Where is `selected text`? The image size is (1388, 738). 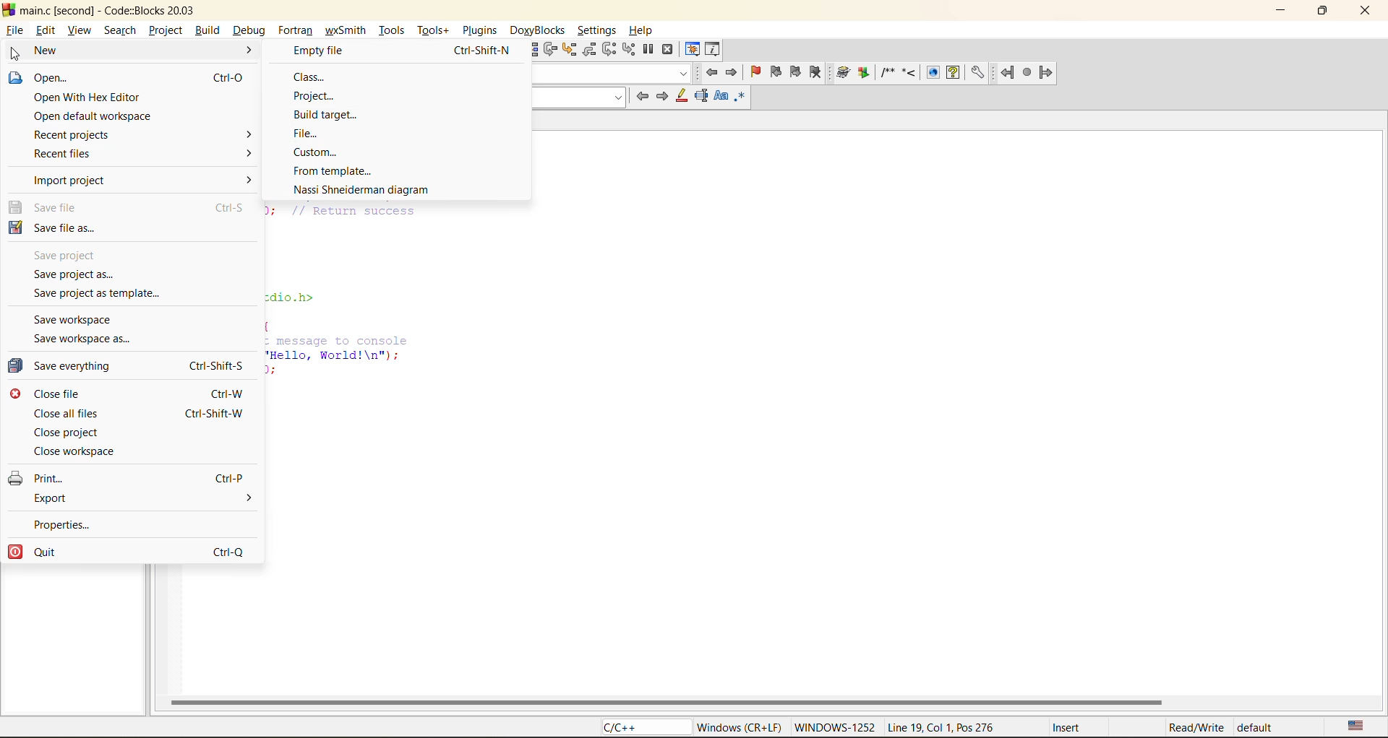 selected text is located at coordinates (702, 97).